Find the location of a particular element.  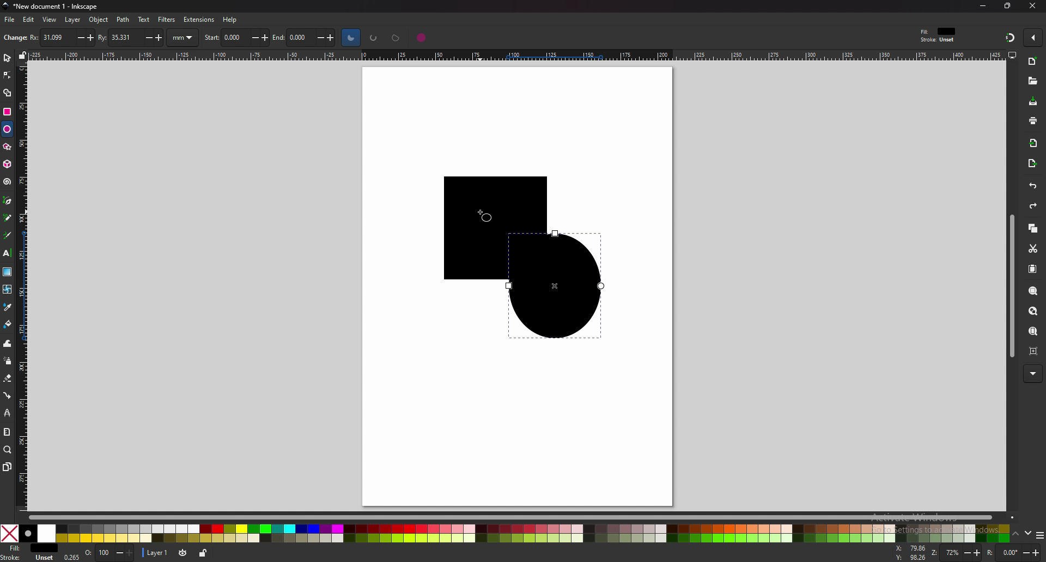

fill is located at coordinates (29, 548).